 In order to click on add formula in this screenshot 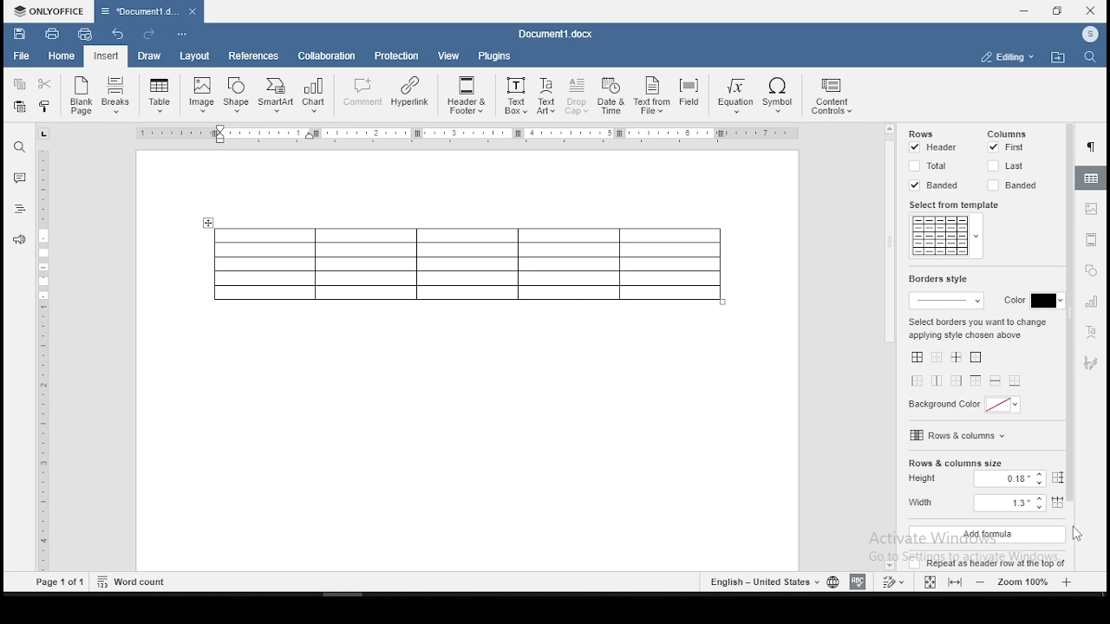, I will do `click(986, 535)`.